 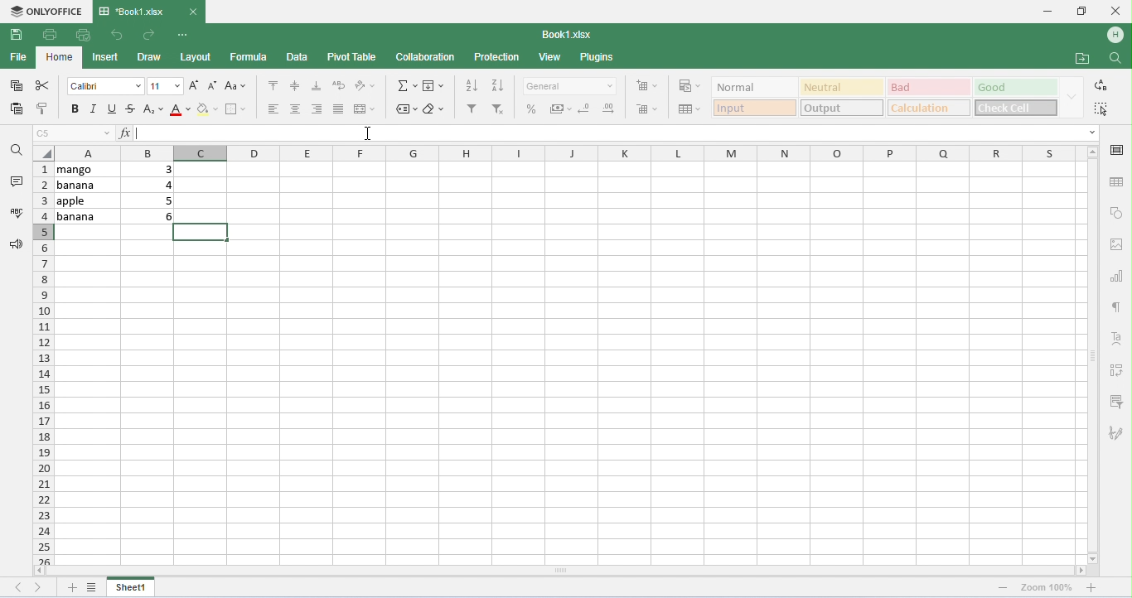 I want to click on minimize, so click(x=1047, y=12).